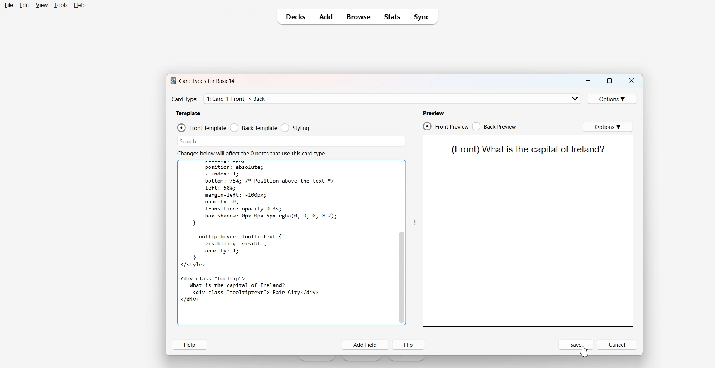  What do you see at coordinates (190, 345) in the screenshot?
I see `Help` at bounding box center [190, 345].